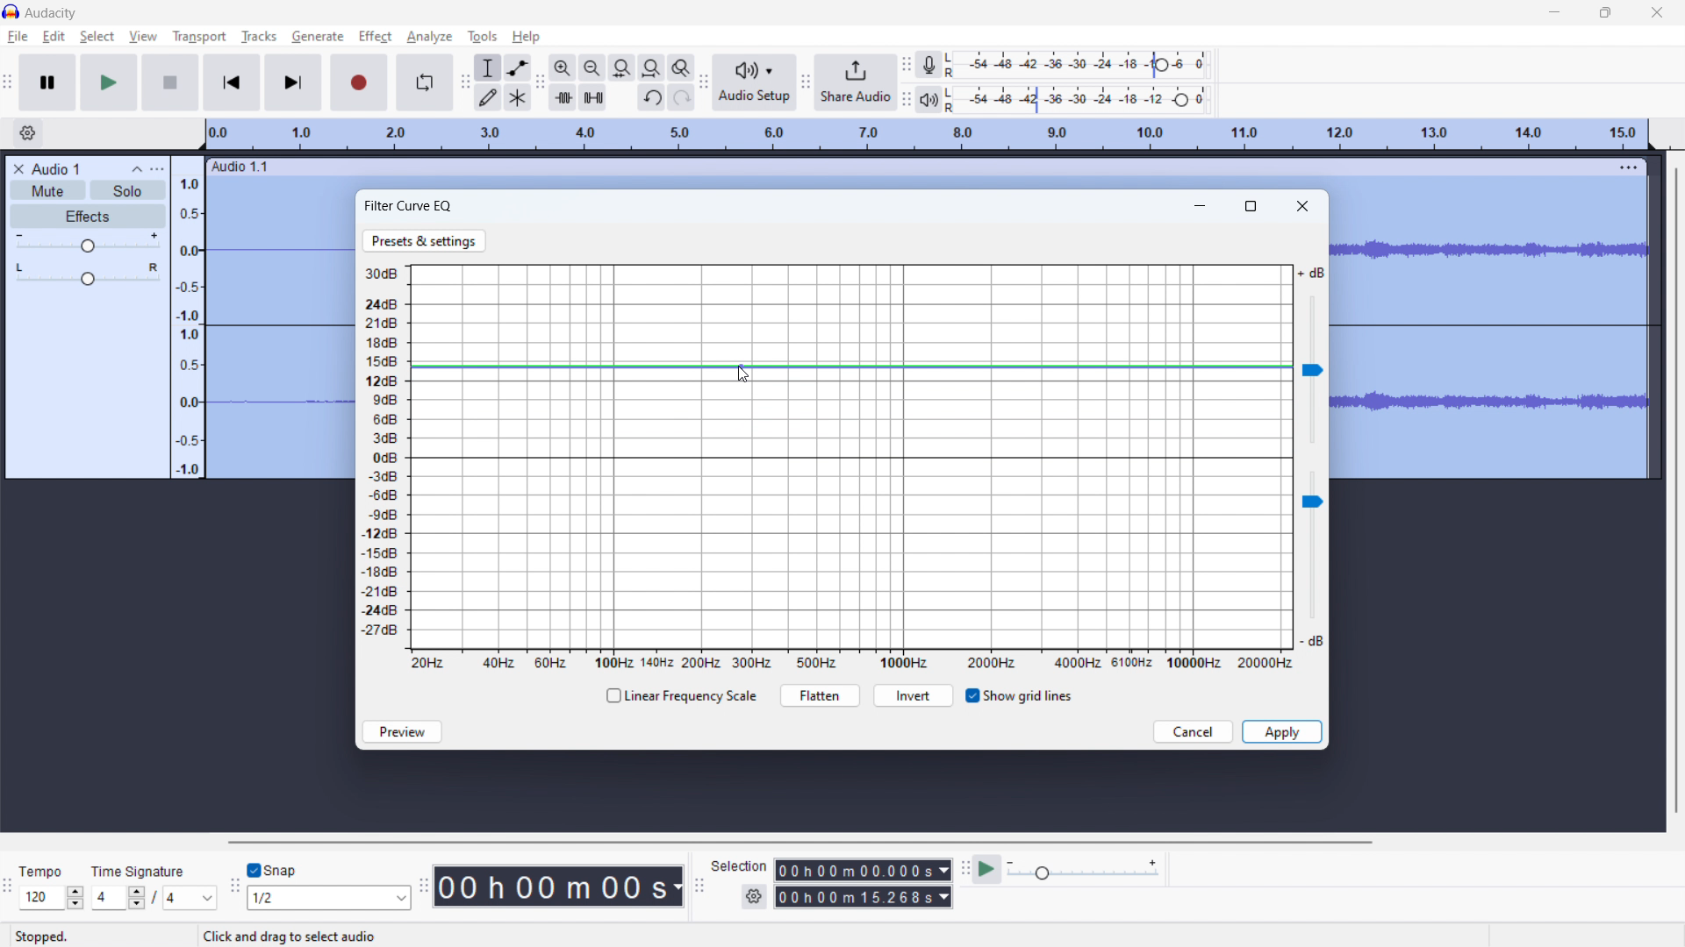 This screenshot has height=947, width=1685. What do you see at coordinates (259, 37) in the screenshot?
I see `tracks` at bounding box center [259, 37].